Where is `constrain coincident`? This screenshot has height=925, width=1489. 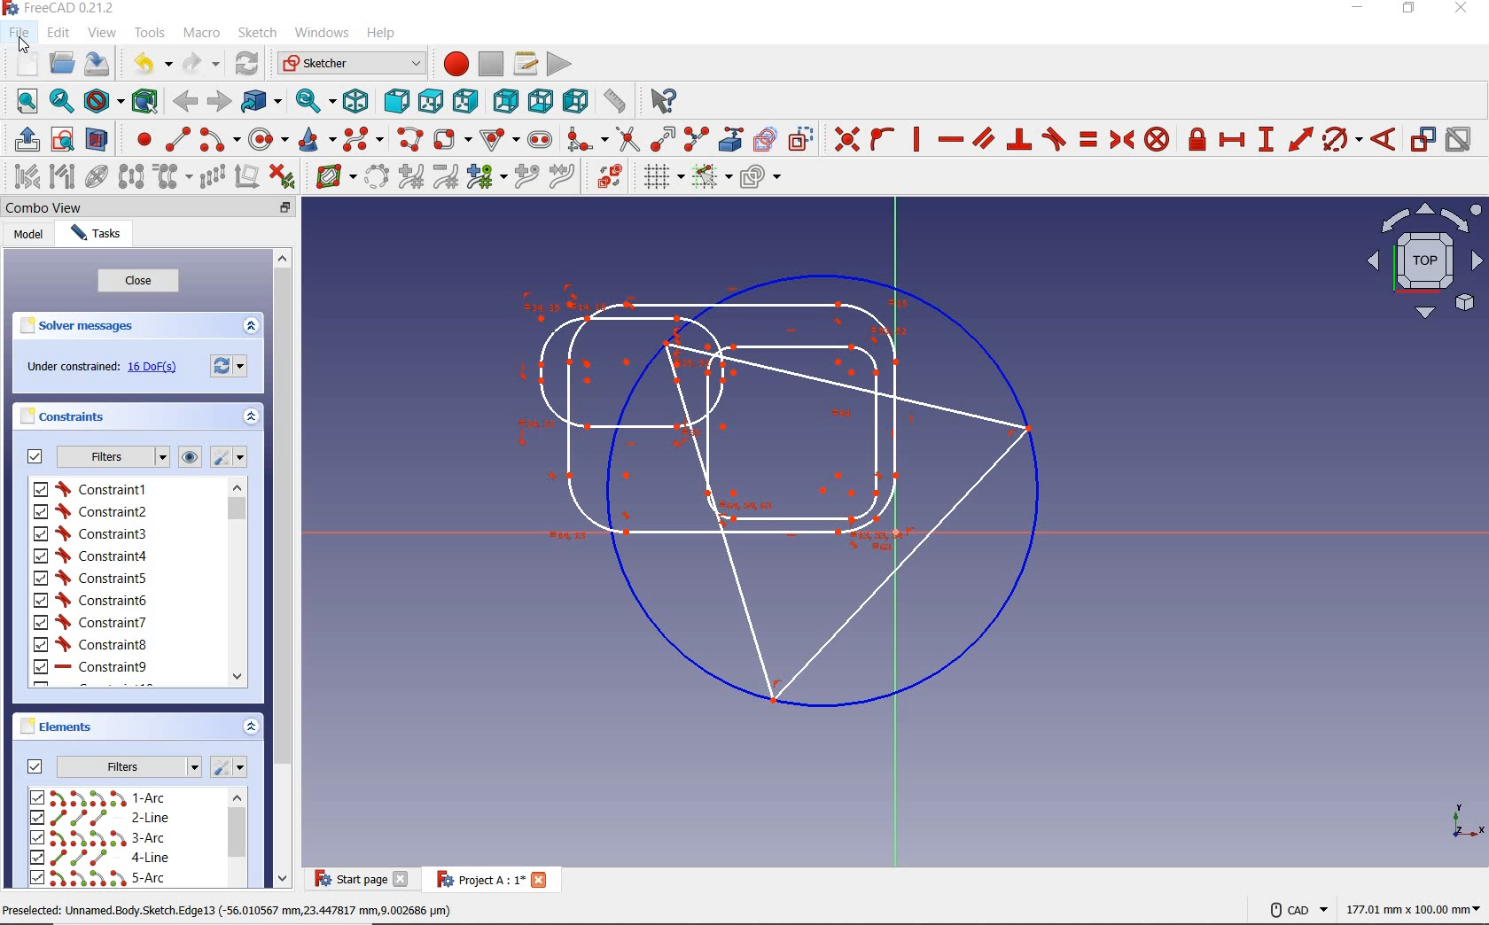 constrain coincident is located at coordinates (845, 138).